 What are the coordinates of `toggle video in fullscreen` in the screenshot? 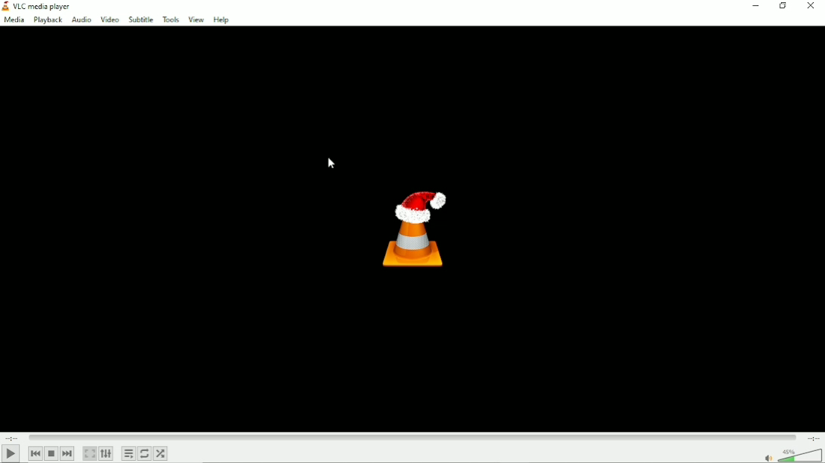 It's located at (89, 454).